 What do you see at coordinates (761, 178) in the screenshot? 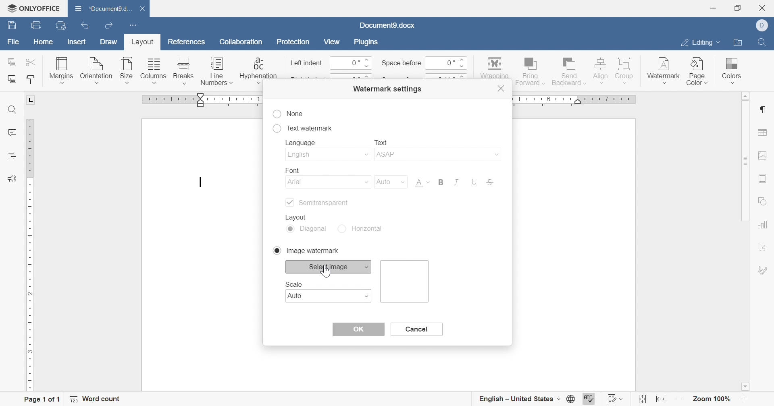
I see `header and footer settings` at bounding box center [761, 178].